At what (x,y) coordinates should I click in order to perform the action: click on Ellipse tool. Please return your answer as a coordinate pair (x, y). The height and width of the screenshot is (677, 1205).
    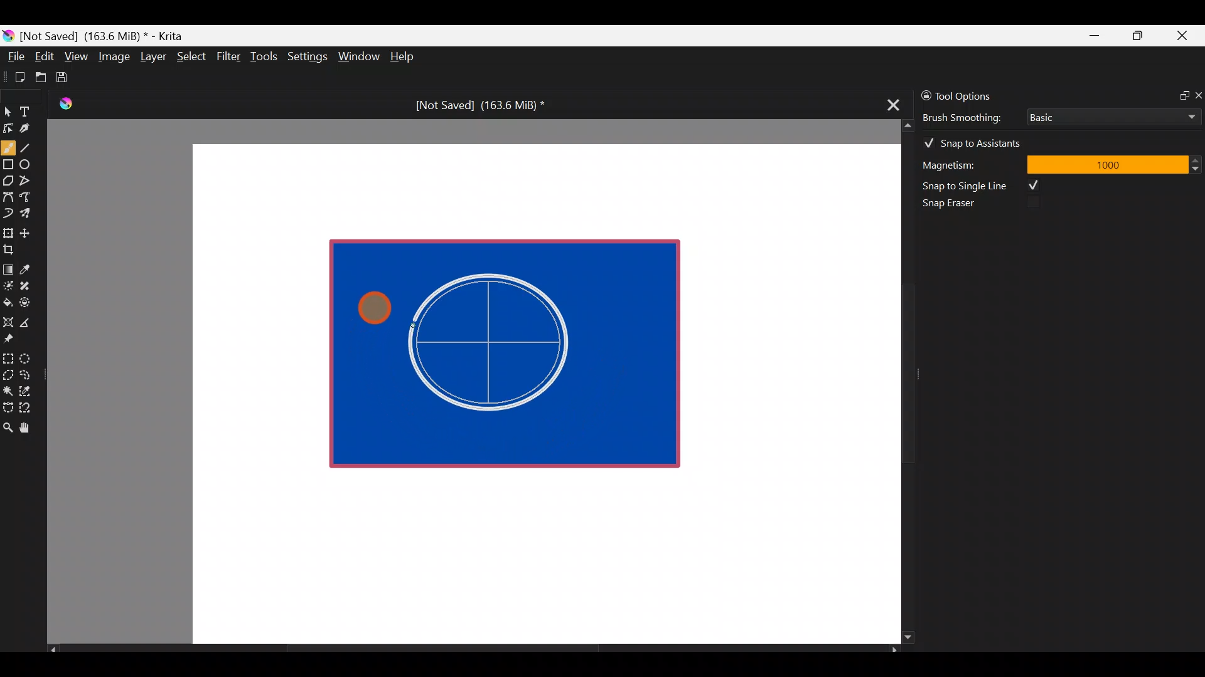
    Looking at the image, I should click on (31, 163).